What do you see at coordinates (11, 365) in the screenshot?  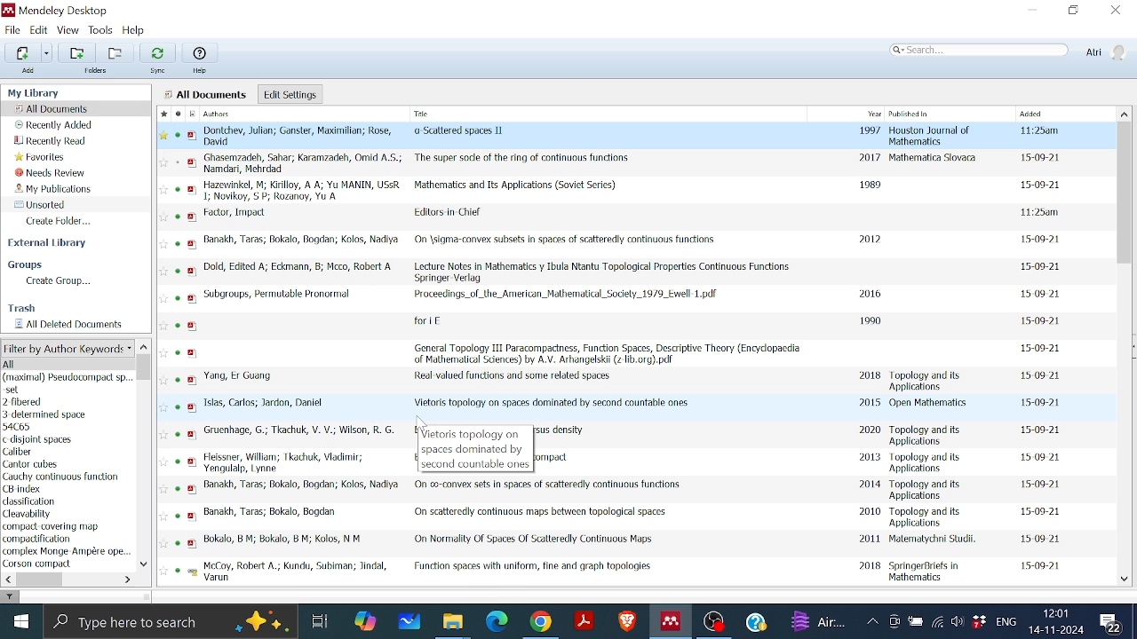 I see `all author keyword list` at bounding box center [11, 365].